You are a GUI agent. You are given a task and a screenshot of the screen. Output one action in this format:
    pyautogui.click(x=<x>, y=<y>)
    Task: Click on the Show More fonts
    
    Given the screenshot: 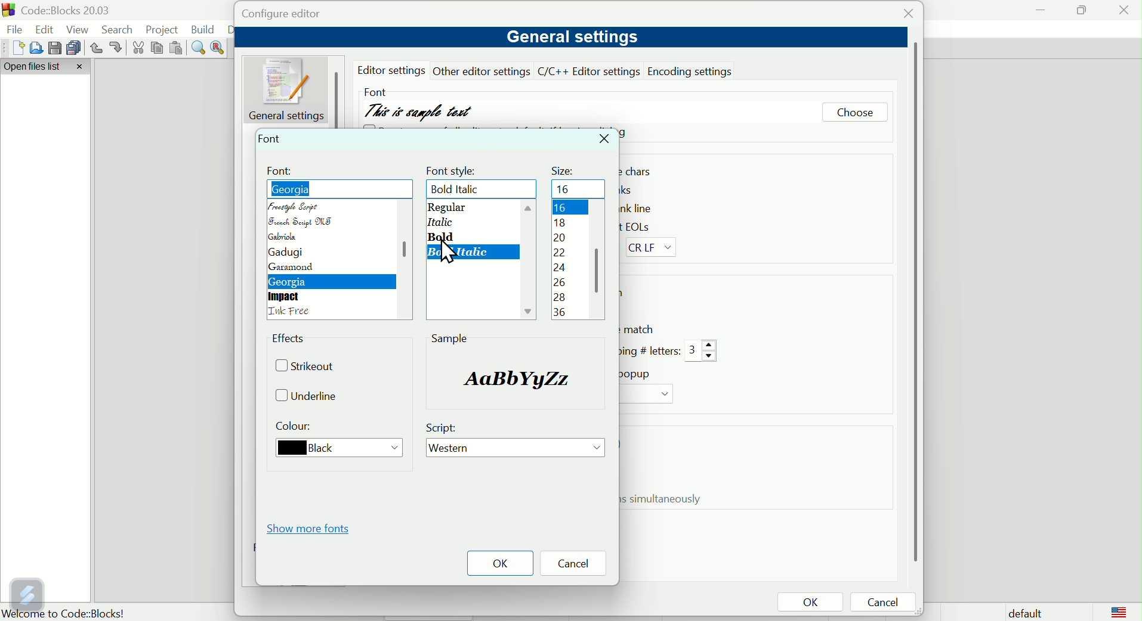 What is the action you would take?
    pyautogui.click(x=312, y=528)
    